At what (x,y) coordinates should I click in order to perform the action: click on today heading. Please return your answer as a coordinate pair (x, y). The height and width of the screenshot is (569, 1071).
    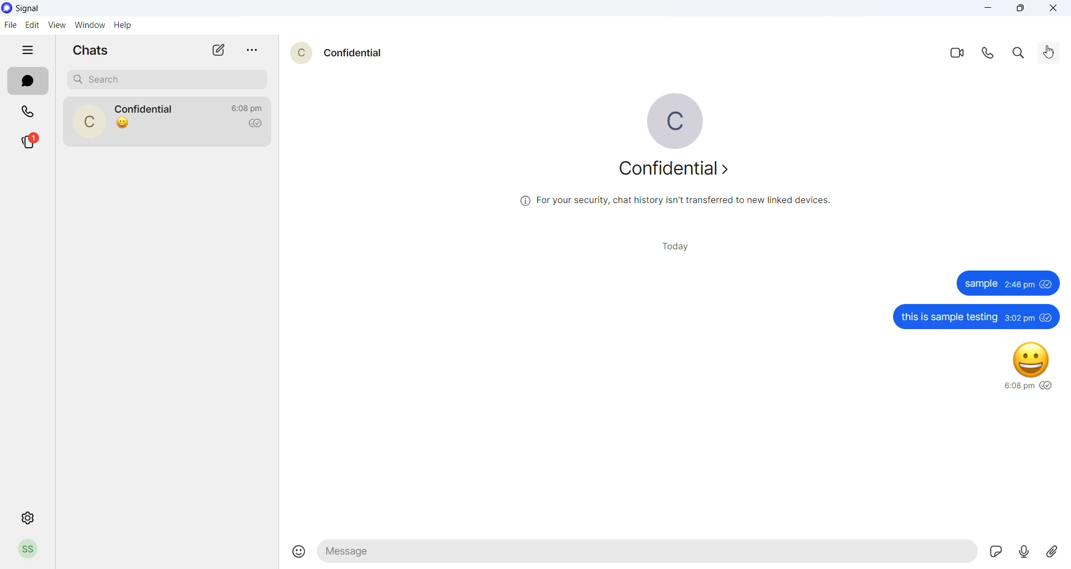
    Looking at the image, I should click on (668, 248).